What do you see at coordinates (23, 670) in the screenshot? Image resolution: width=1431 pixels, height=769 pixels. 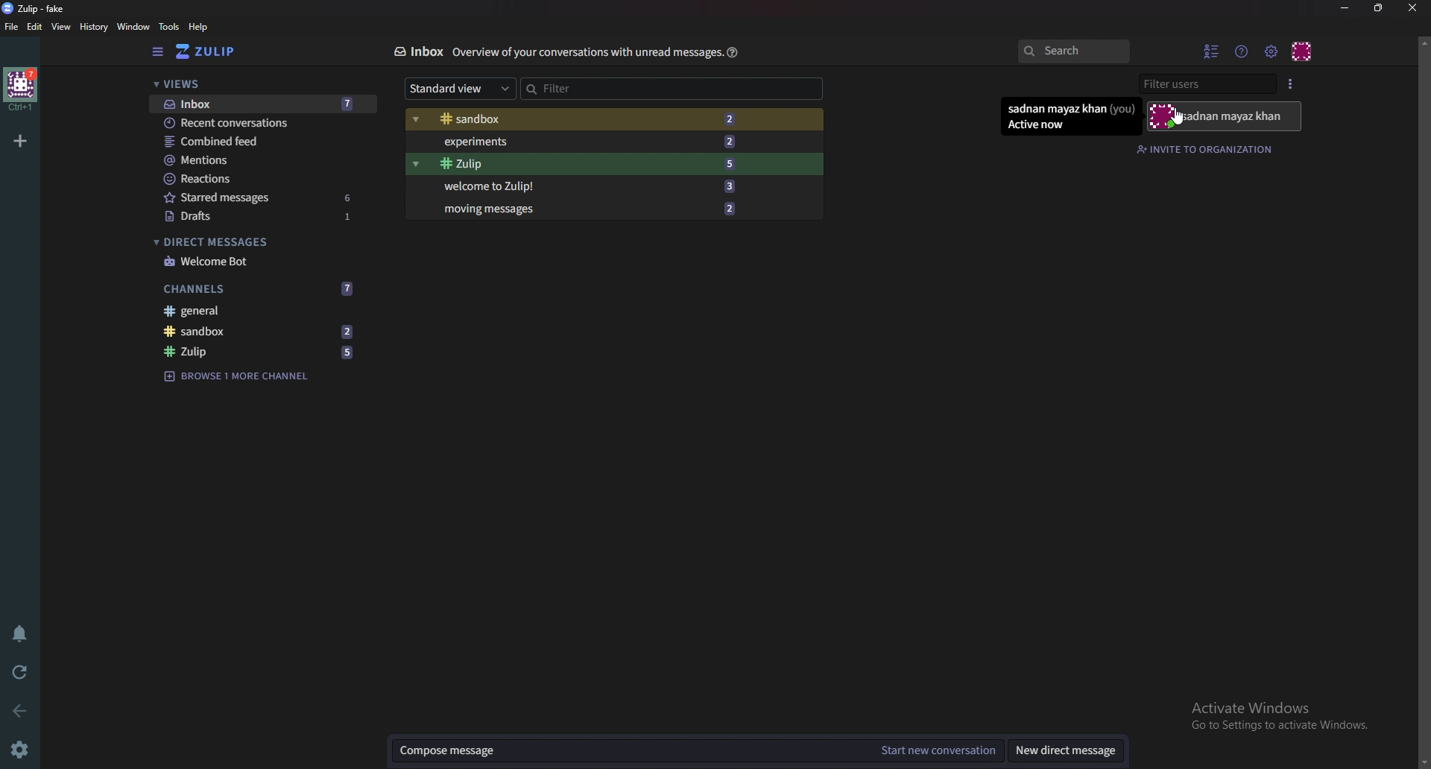 I see `Reload` at bounding box center [23, 670].